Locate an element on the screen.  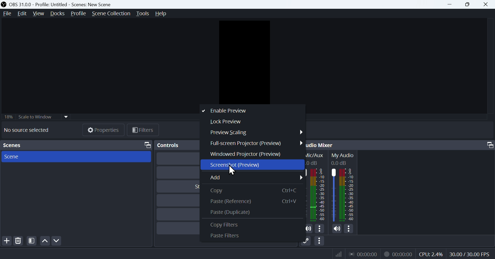
More option is located at coordinates (320, 242).